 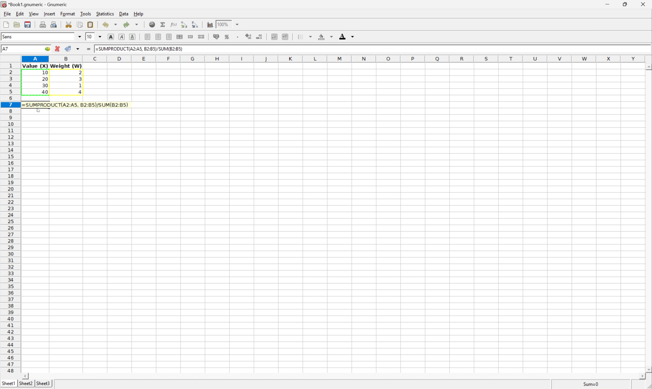 I want to click on Go to, so click(x=47, y=49).